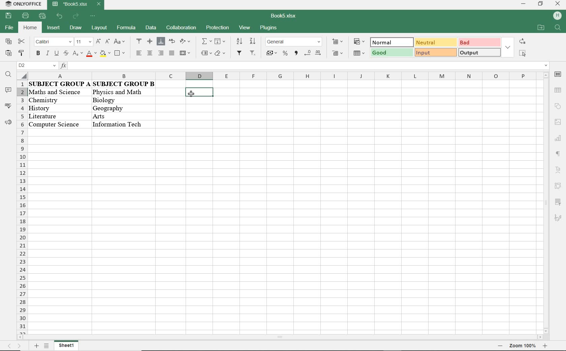  What do you see at coordinates (93, 16) in the screenshot?
I see `customize quick access toolbar` at bounding box center [93, 16].